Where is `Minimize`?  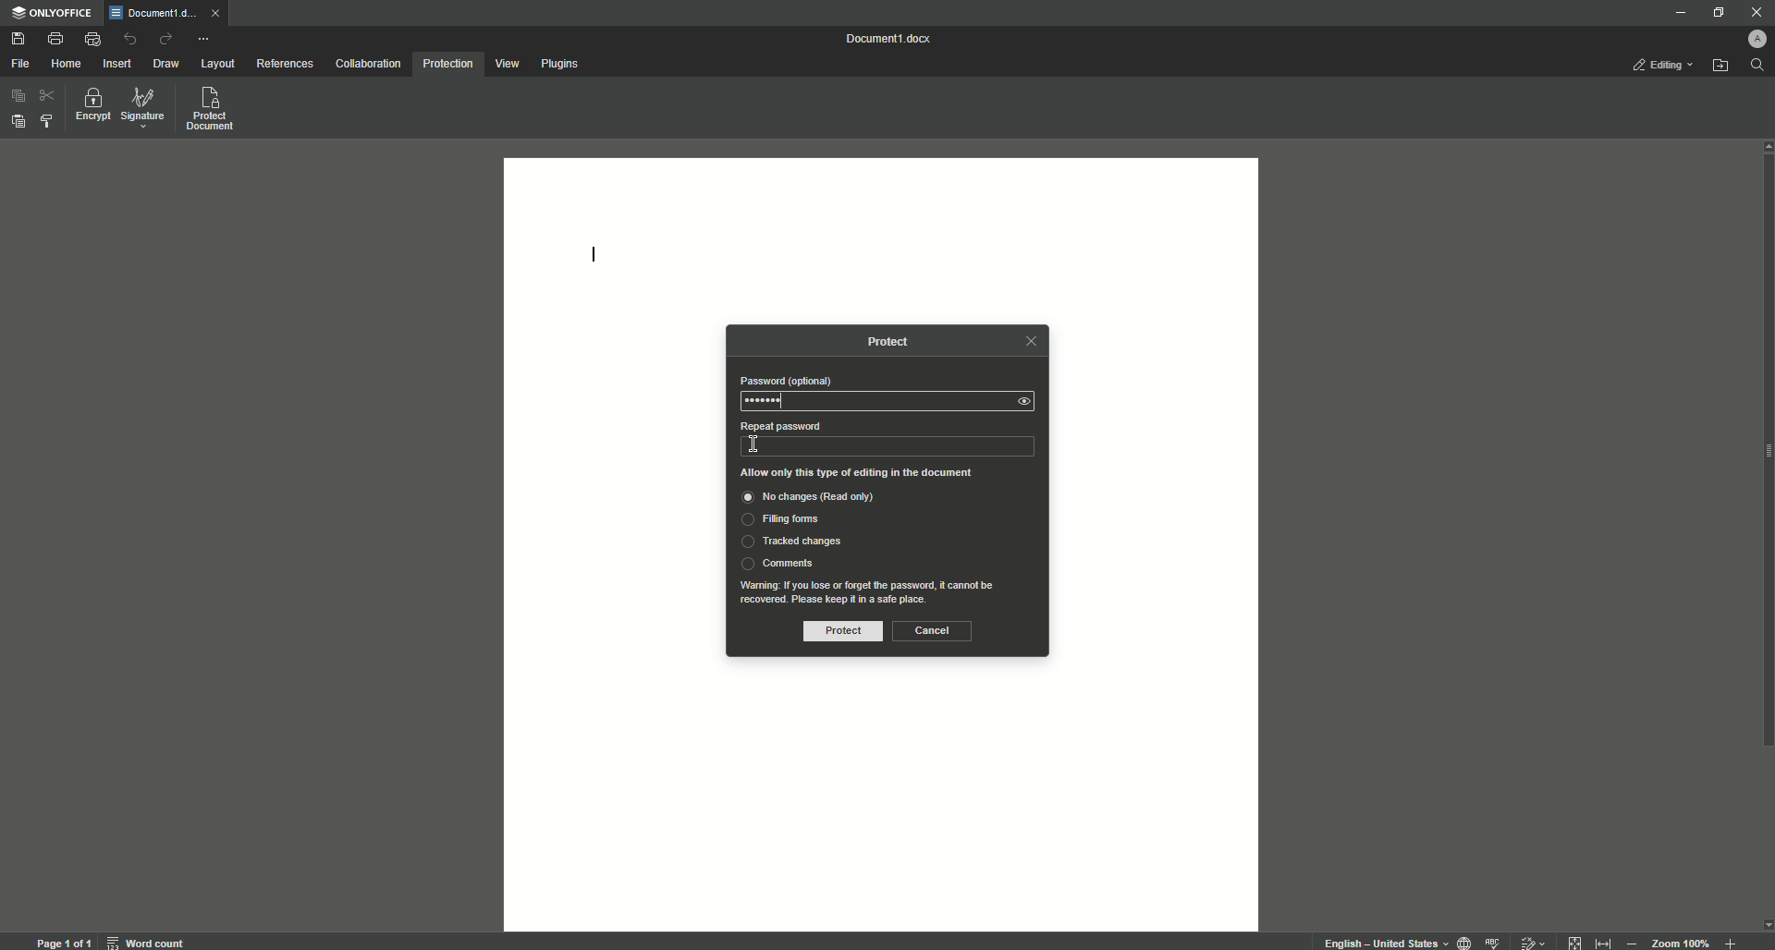
Minimize is located at coordinates (1677, 14).